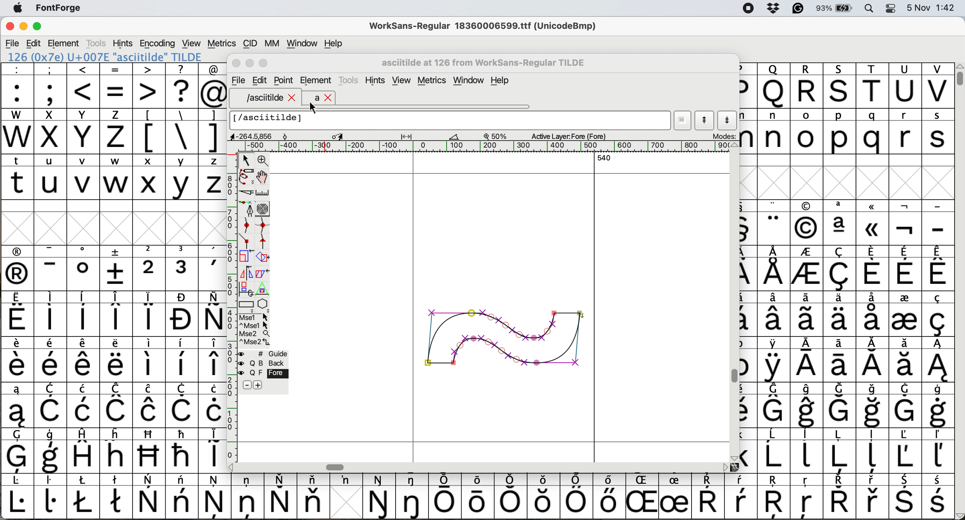 This screenshot has width=965, height=520. I want to click on symbol, so click(84, 314).